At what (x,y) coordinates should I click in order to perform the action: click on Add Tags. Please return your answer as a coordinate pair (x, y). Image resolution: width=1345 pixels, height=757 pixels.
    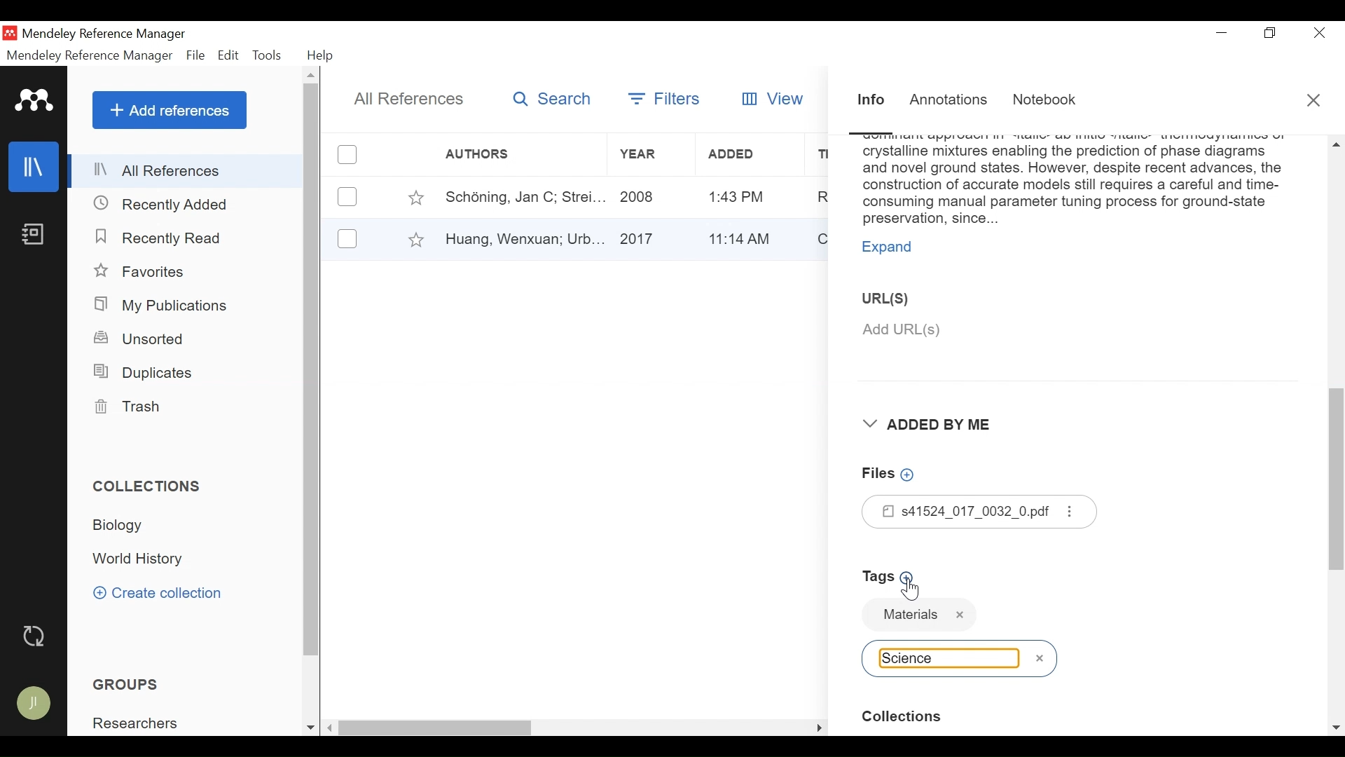
    Looking at the image, I should click on (892, 578).